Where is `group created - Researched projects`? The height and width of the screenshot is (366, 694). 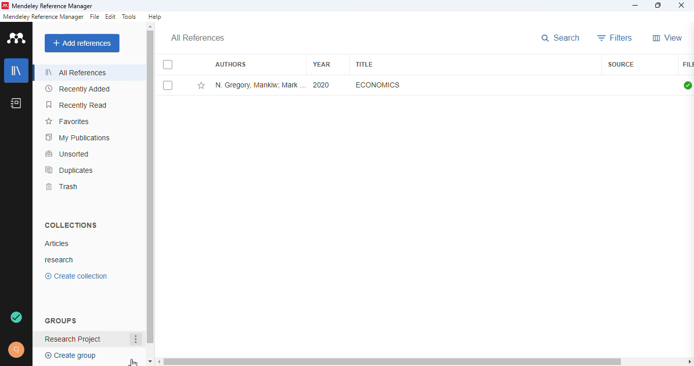 group created - Researched projects is located at coordinates (74, 339).